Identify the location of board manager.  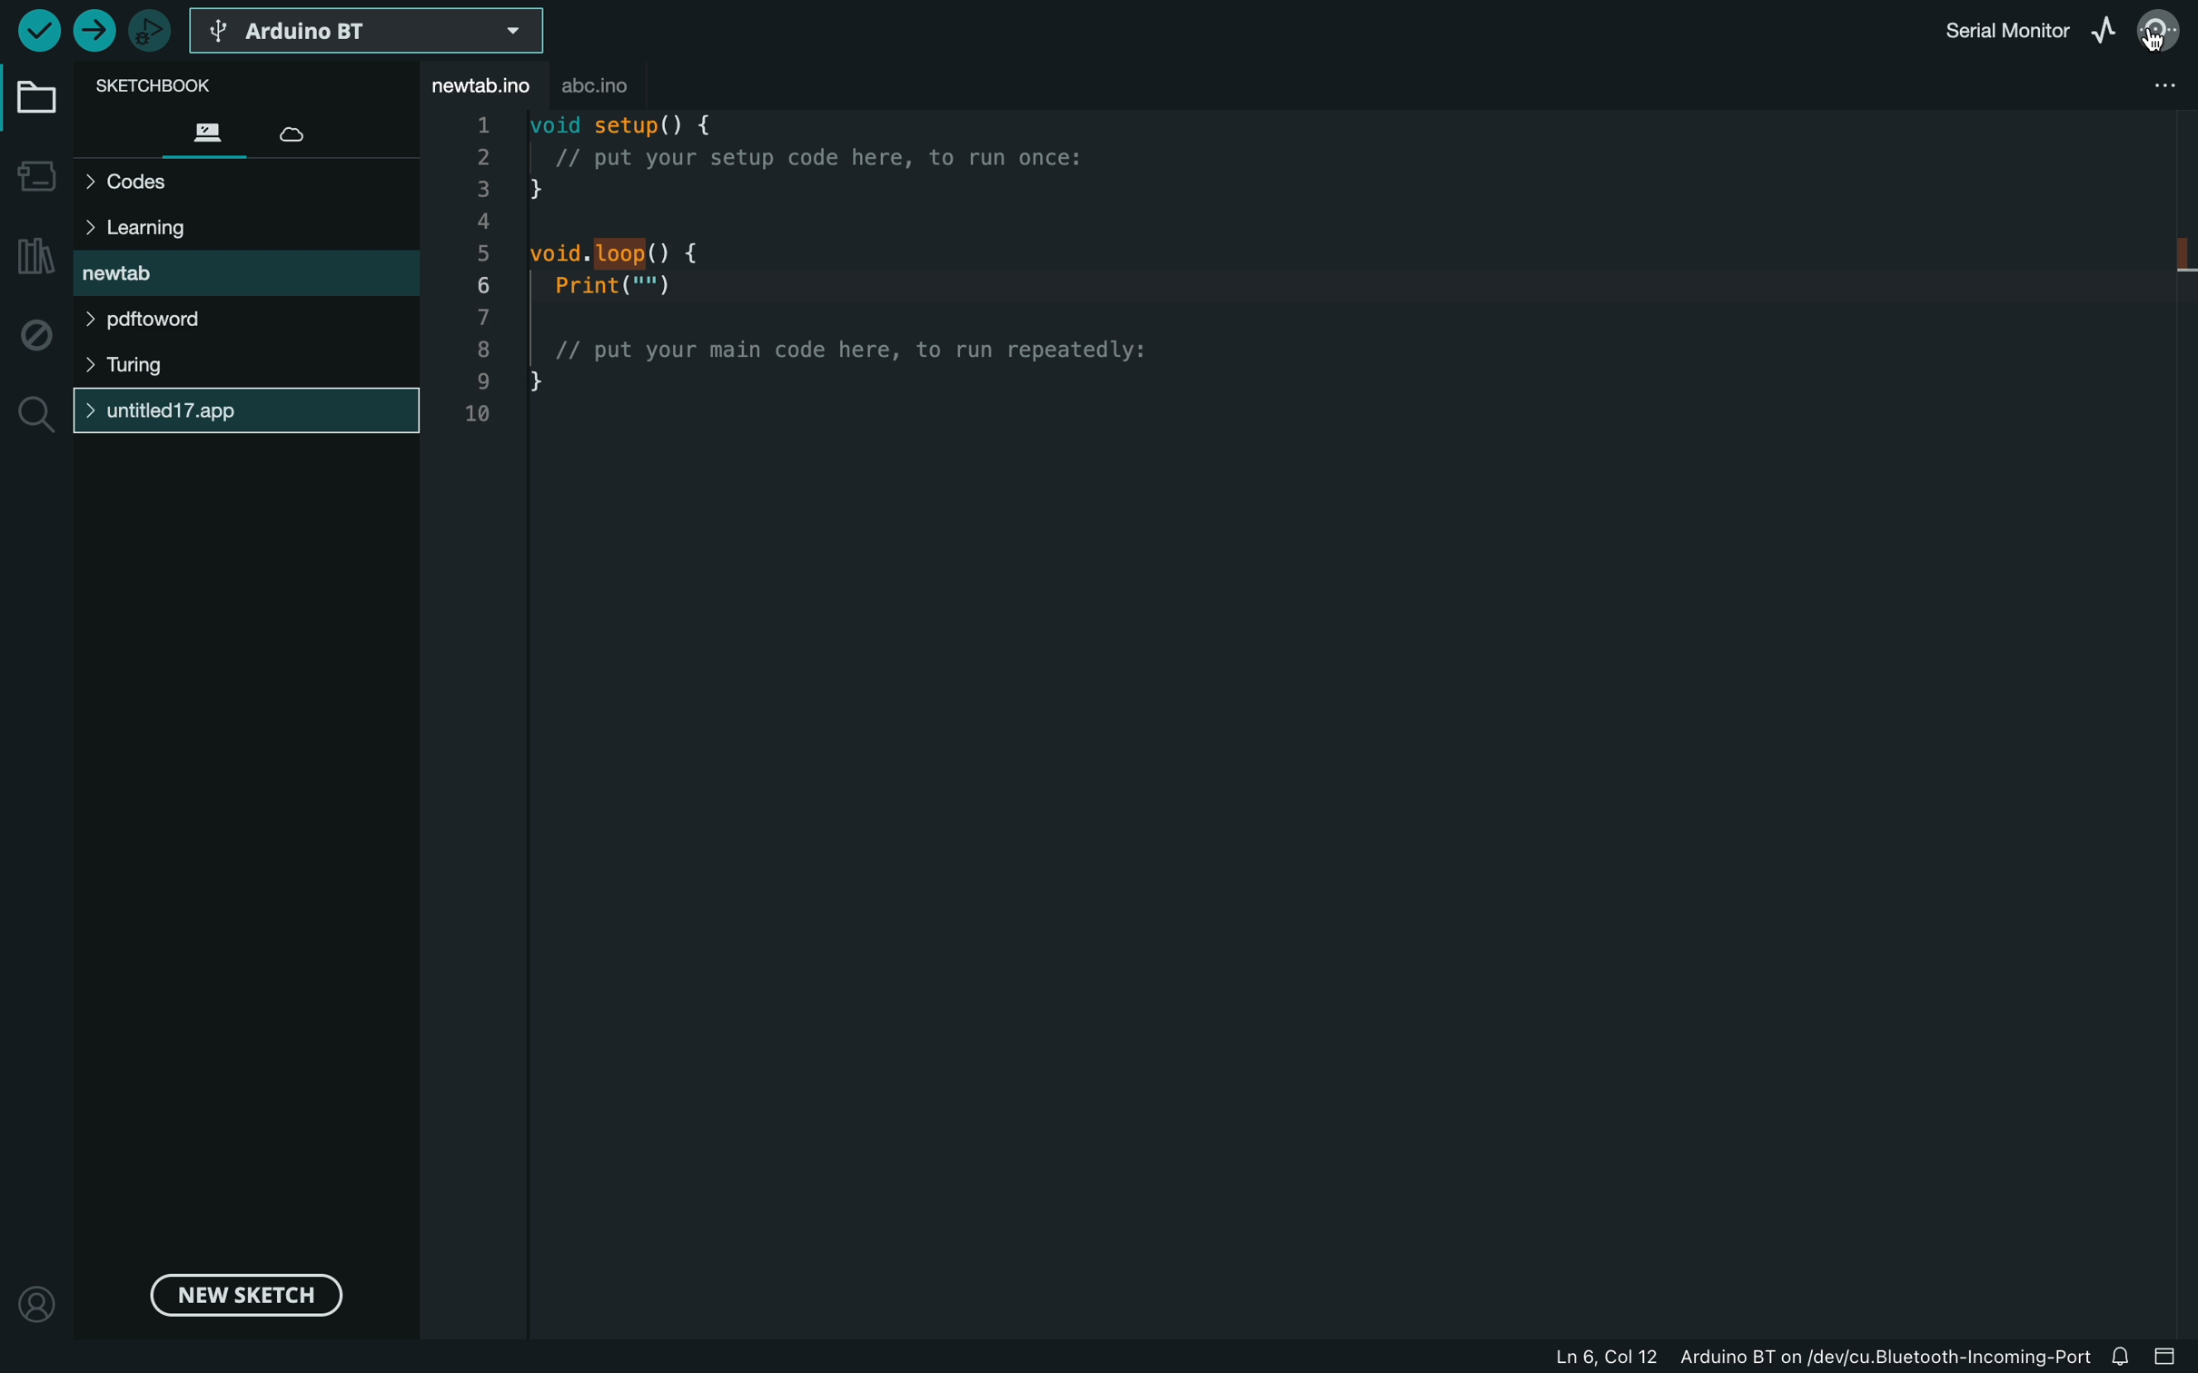
(31, 181).